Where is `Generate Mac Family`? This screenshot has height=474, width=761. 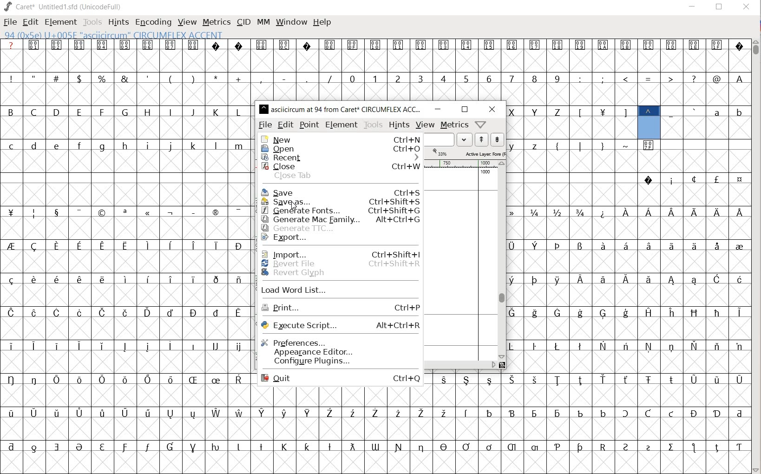
Generate Mac Family is located at coordinates (340, 219).